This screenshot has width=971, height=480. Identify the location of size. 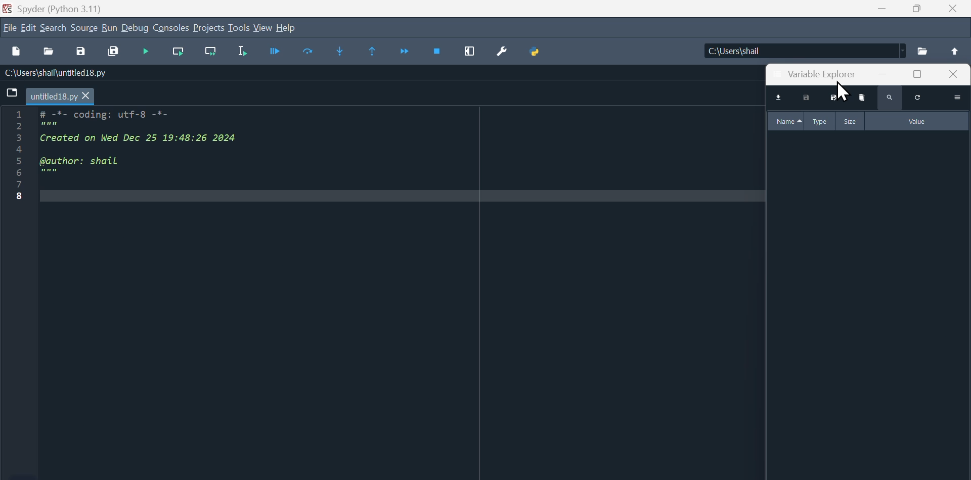
(850, 121).